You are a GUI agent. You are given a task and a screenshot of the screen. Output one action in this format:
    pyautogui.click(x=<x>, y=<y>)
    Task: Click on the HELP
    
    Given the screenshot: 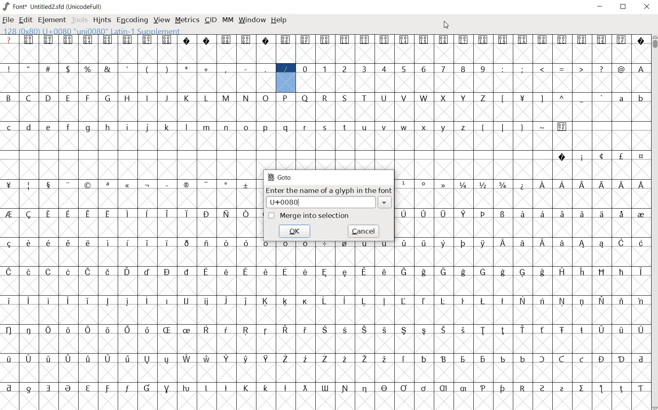 What is the action you would take?
    pyautogui.click(x=279, y=21)
    